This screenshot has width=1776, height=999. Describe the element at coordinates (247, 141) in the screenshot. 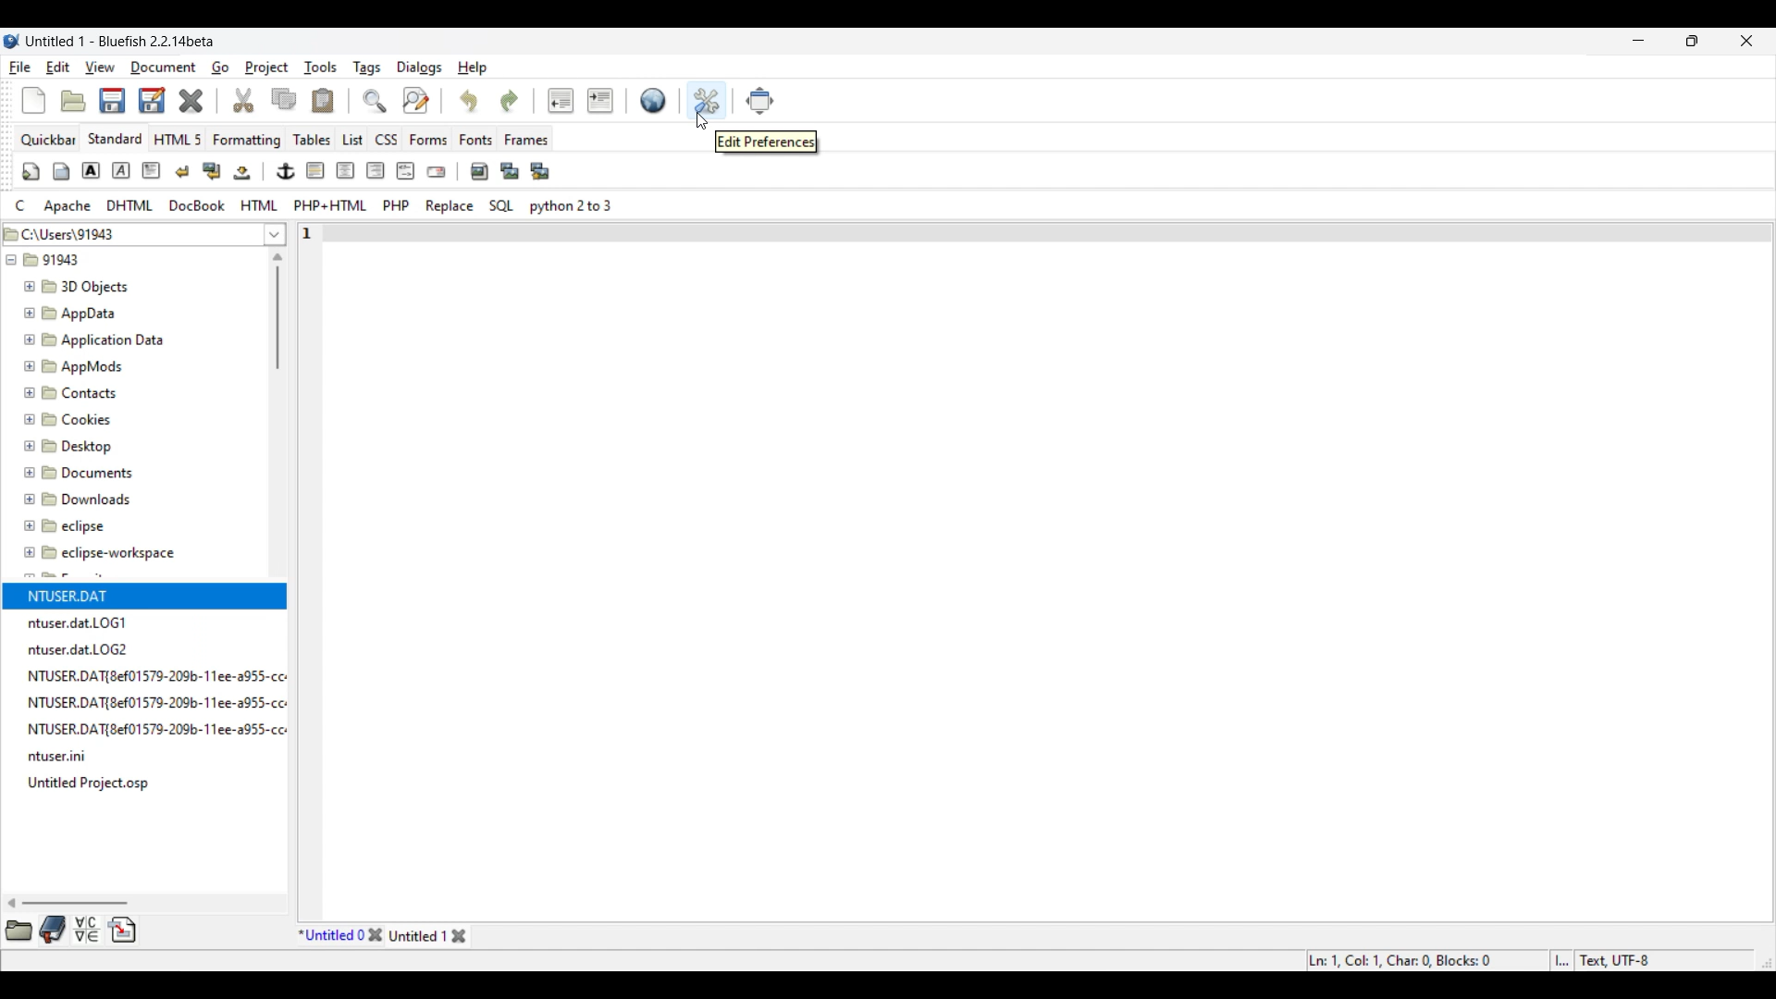

I see `Formatting` at that location.